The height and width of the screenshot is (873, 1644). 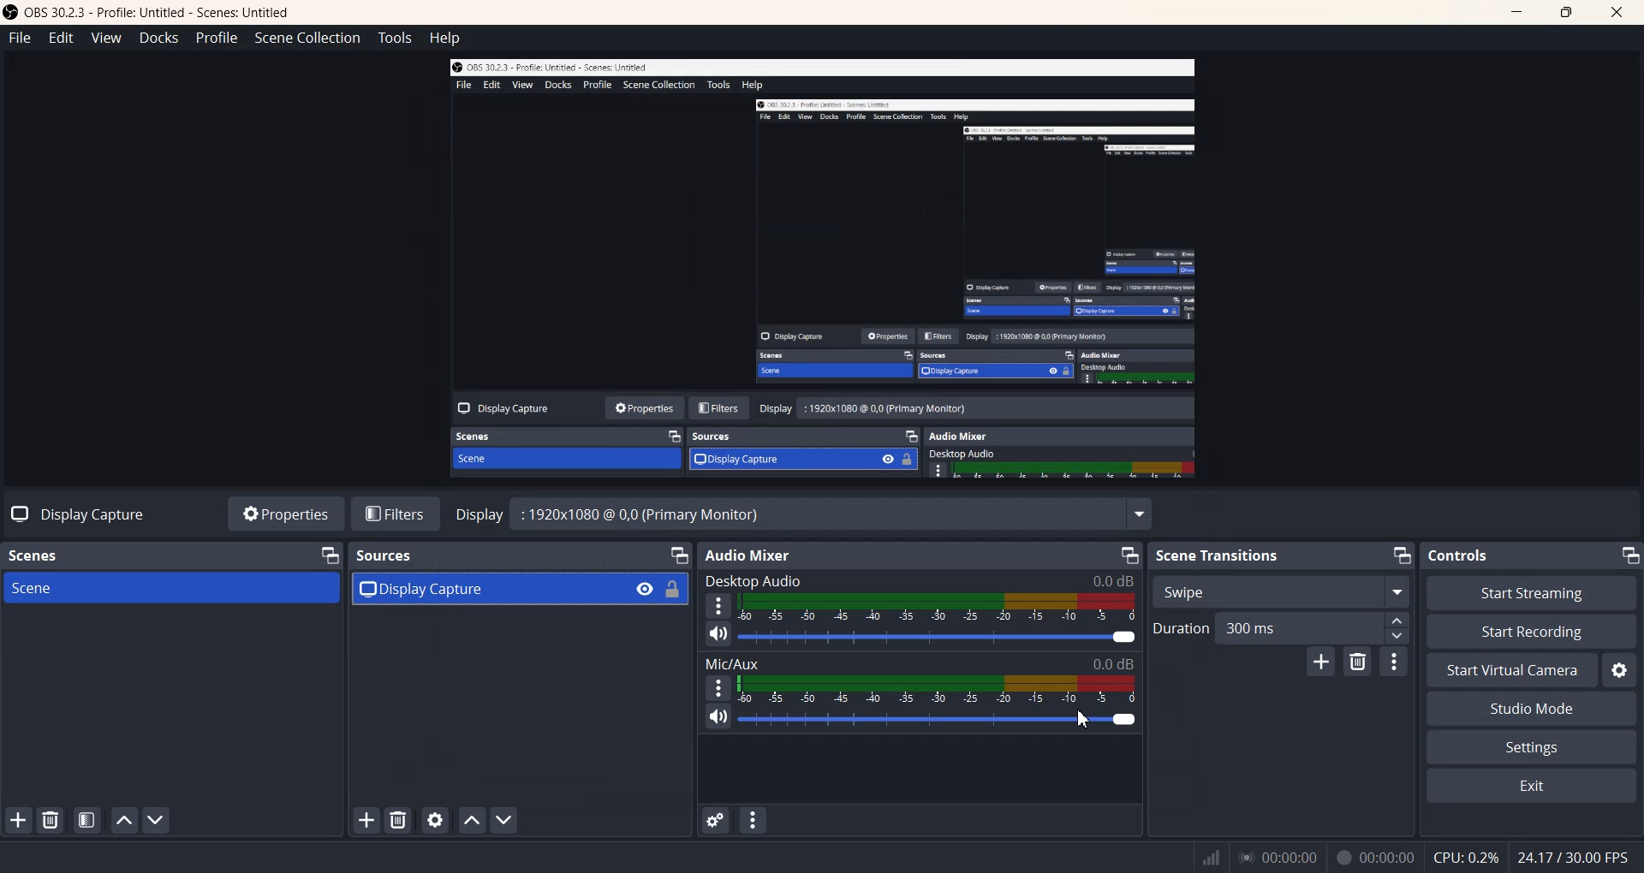 What do you see at coordinates (74, 514) in the screenshot?
I see `Text` at bounding box center [74, 514].